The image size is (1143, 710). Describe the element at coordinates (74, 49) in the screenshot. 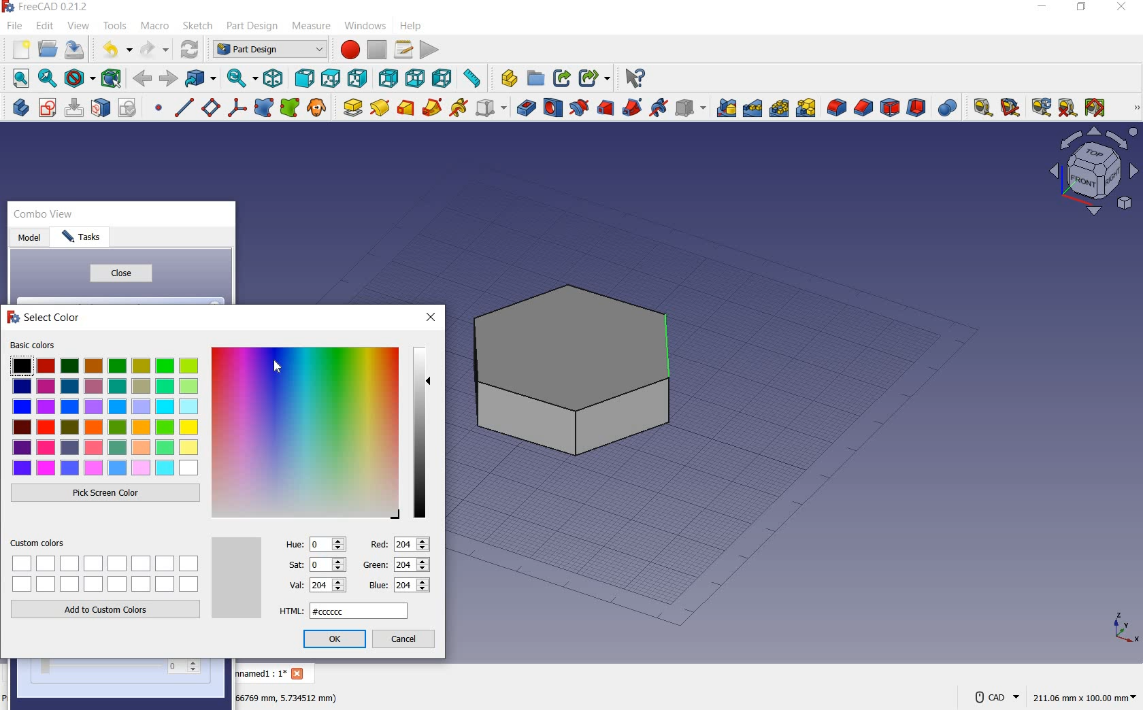

I see `save` at that location.